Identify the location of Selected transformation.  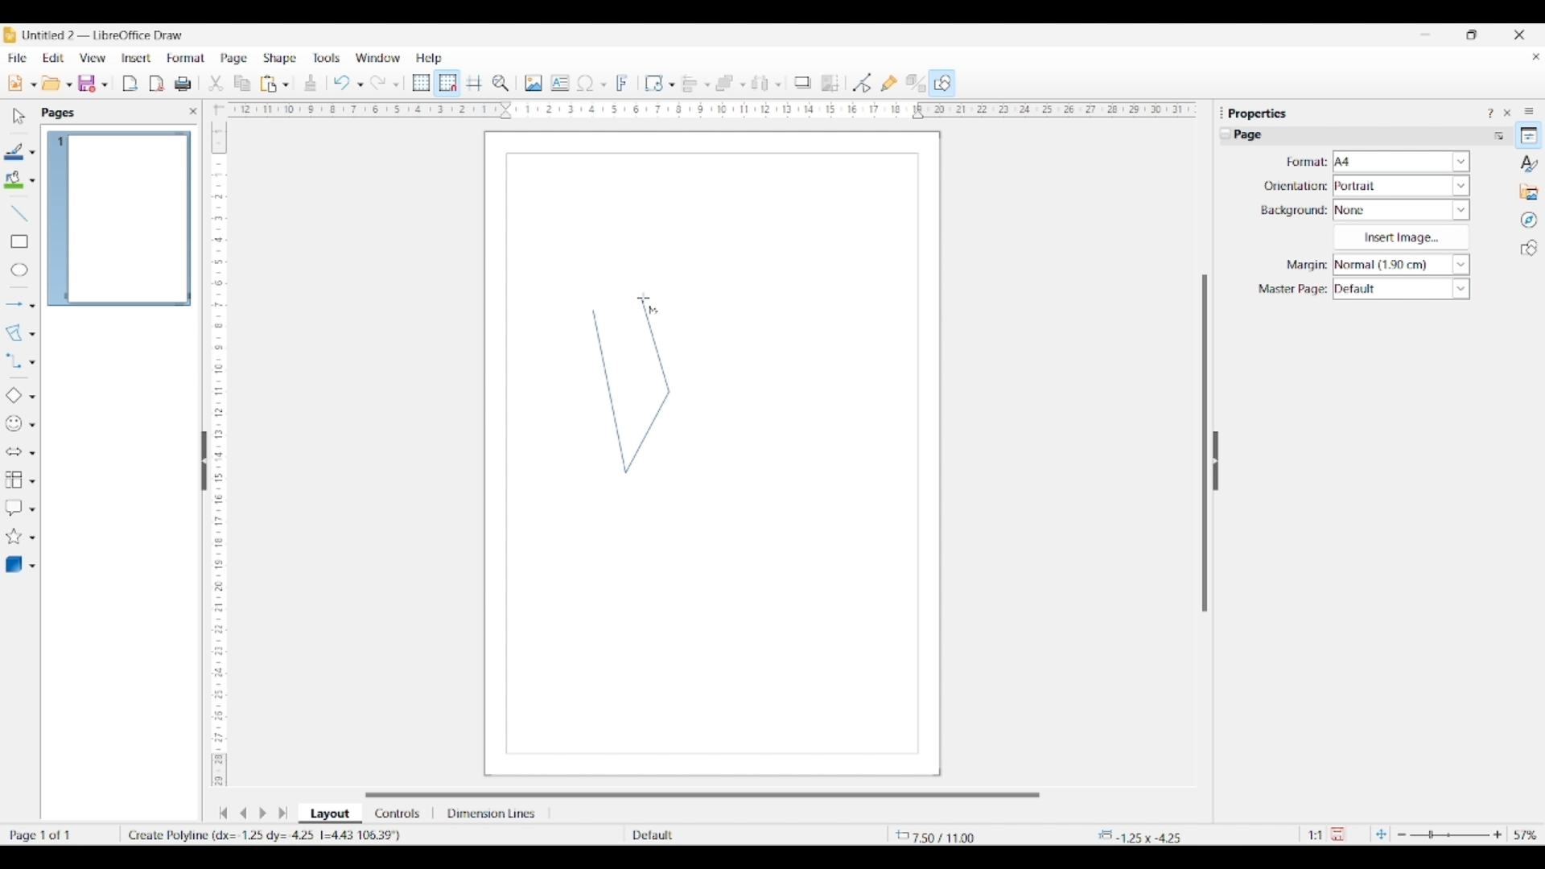
(653, 83).